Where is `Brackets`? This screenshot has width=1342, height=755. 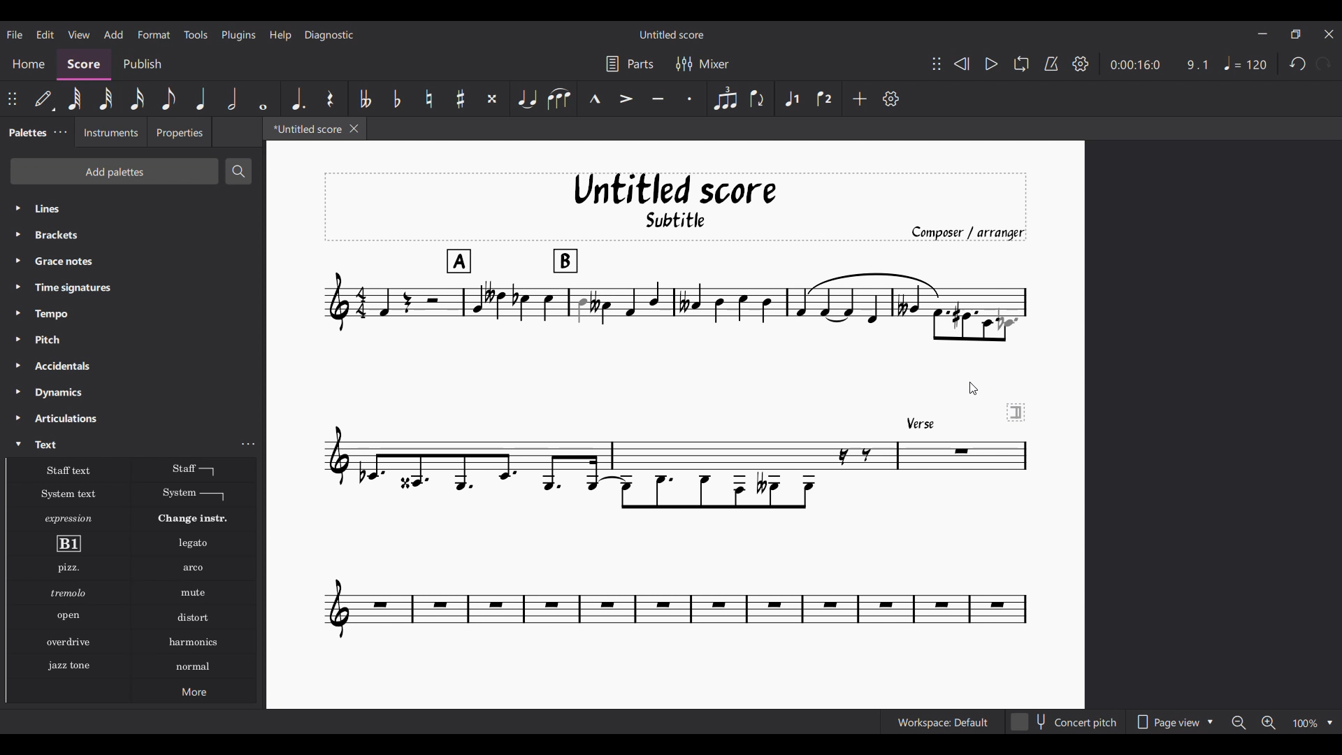
Brackets is located at coordinates (132, 235).